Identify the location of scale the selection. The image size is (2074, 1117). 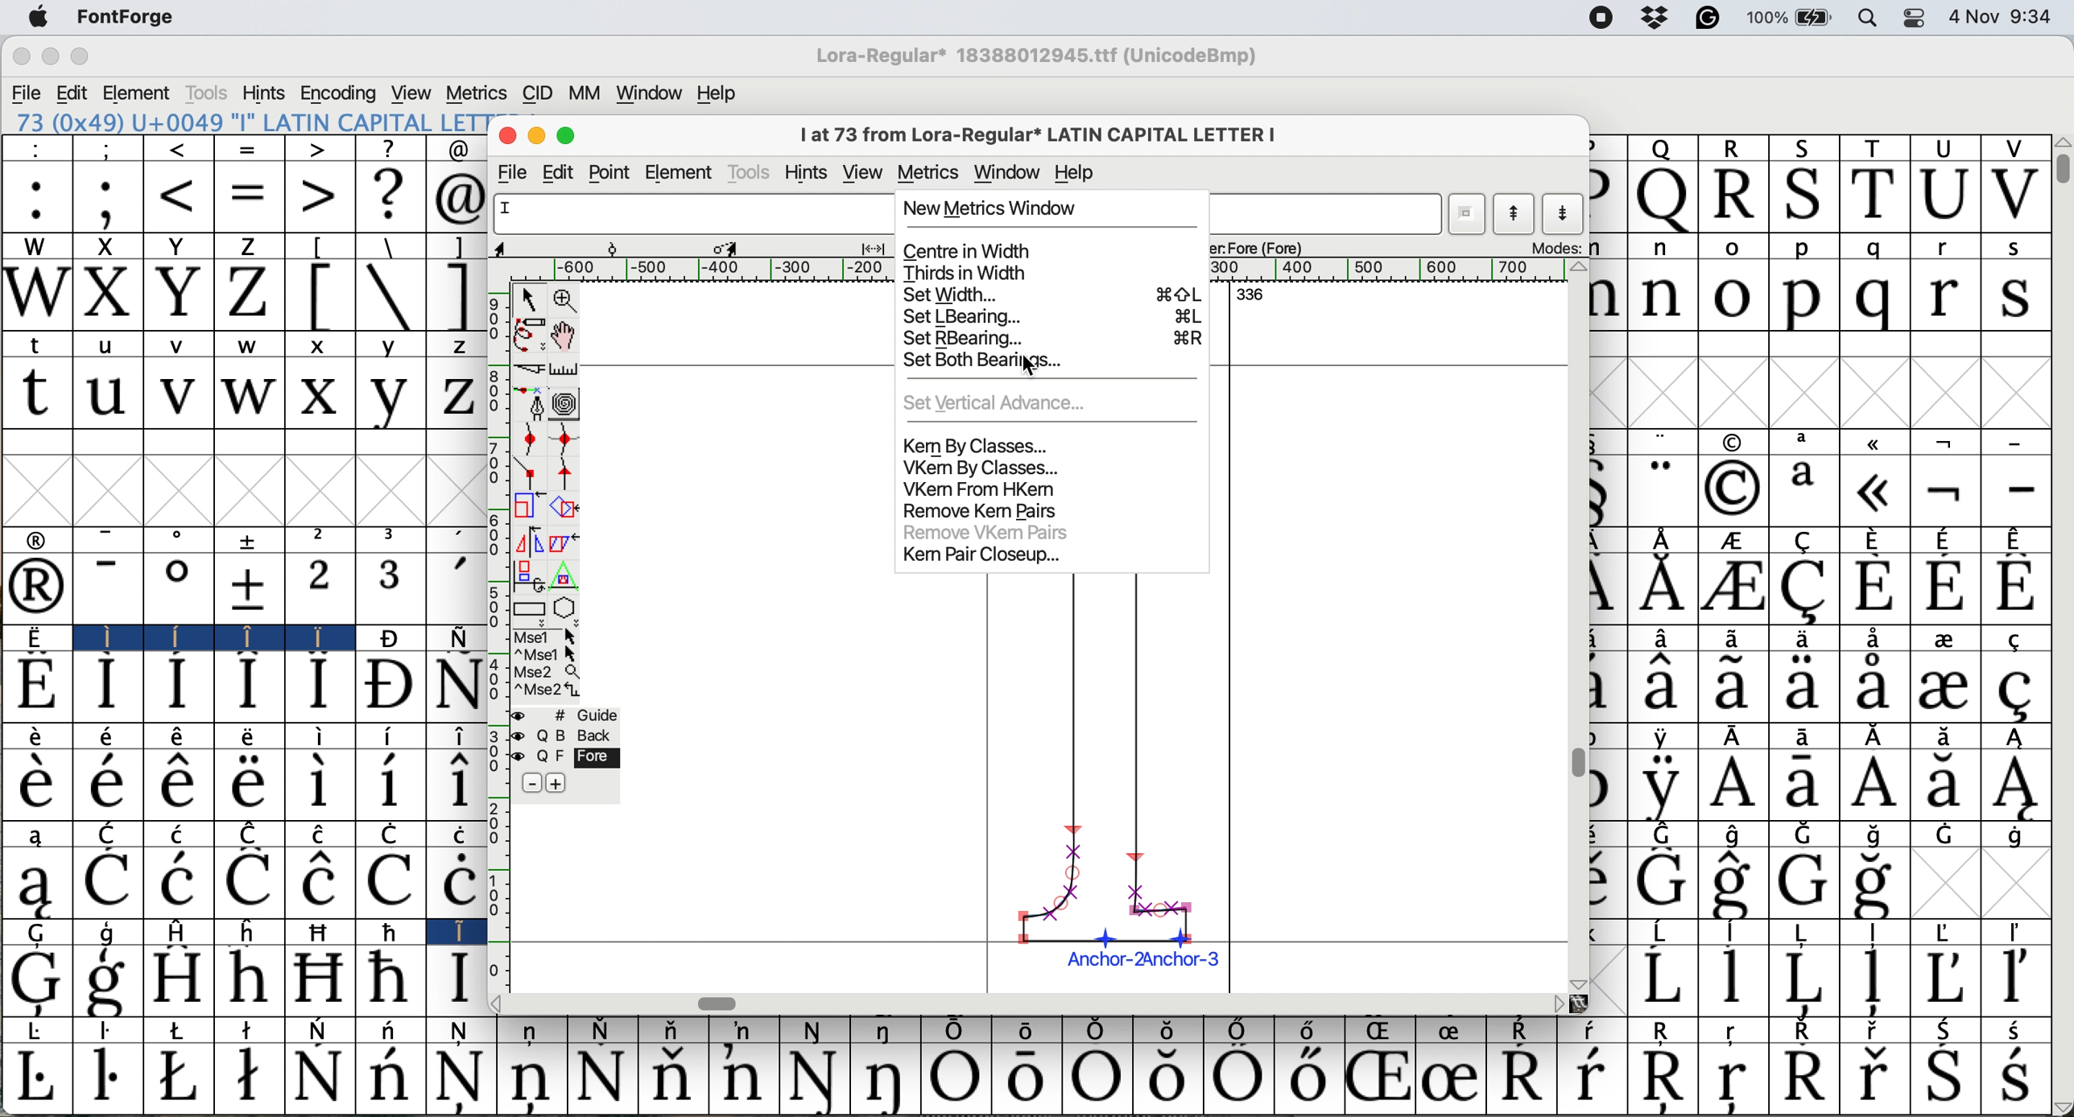
(523, 506).